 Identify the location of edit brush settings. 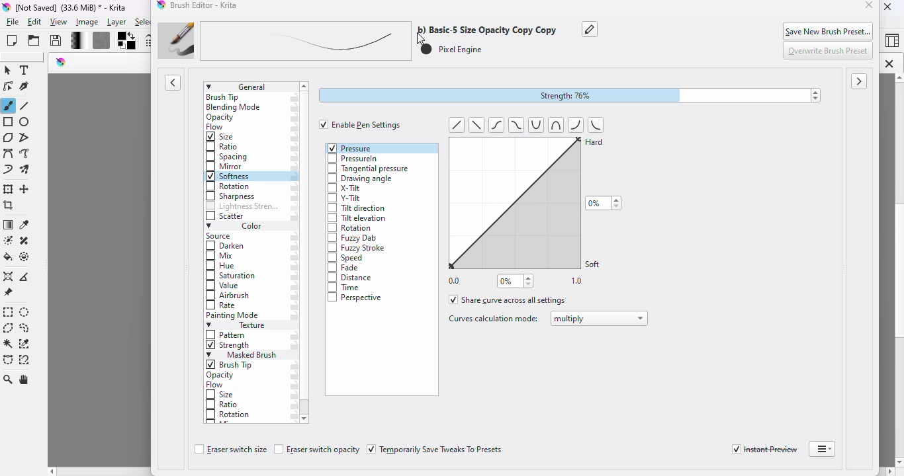
(148, 41).